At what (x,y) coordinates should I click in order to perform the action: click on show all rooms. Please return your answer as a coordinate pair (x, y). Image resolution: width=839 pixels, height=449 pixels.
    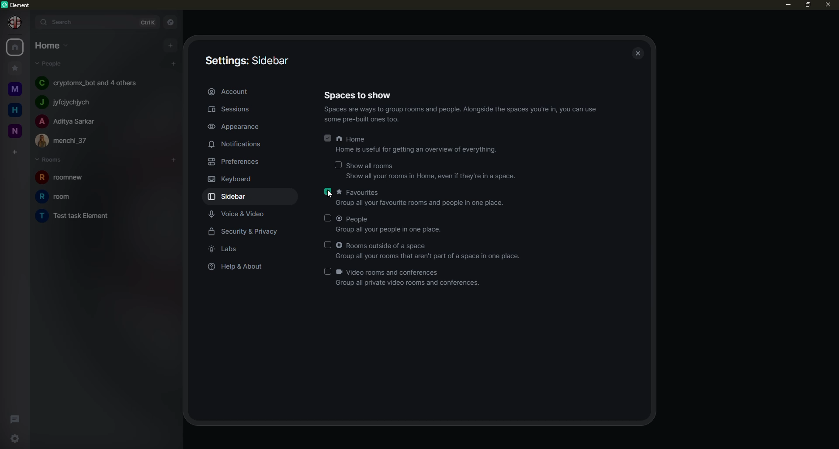
    Looking at the image, I should click on (431, 172).